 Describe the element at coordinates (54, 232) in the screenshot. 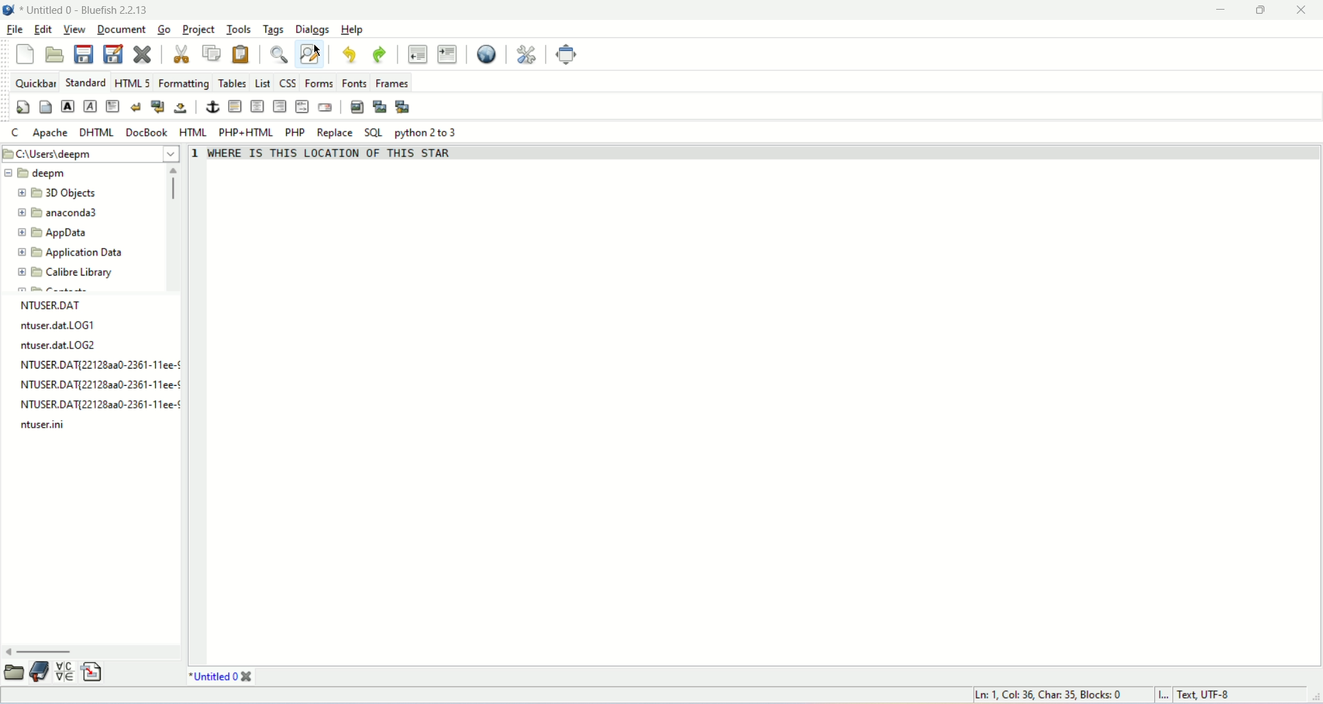

I see `AppData` at that location.